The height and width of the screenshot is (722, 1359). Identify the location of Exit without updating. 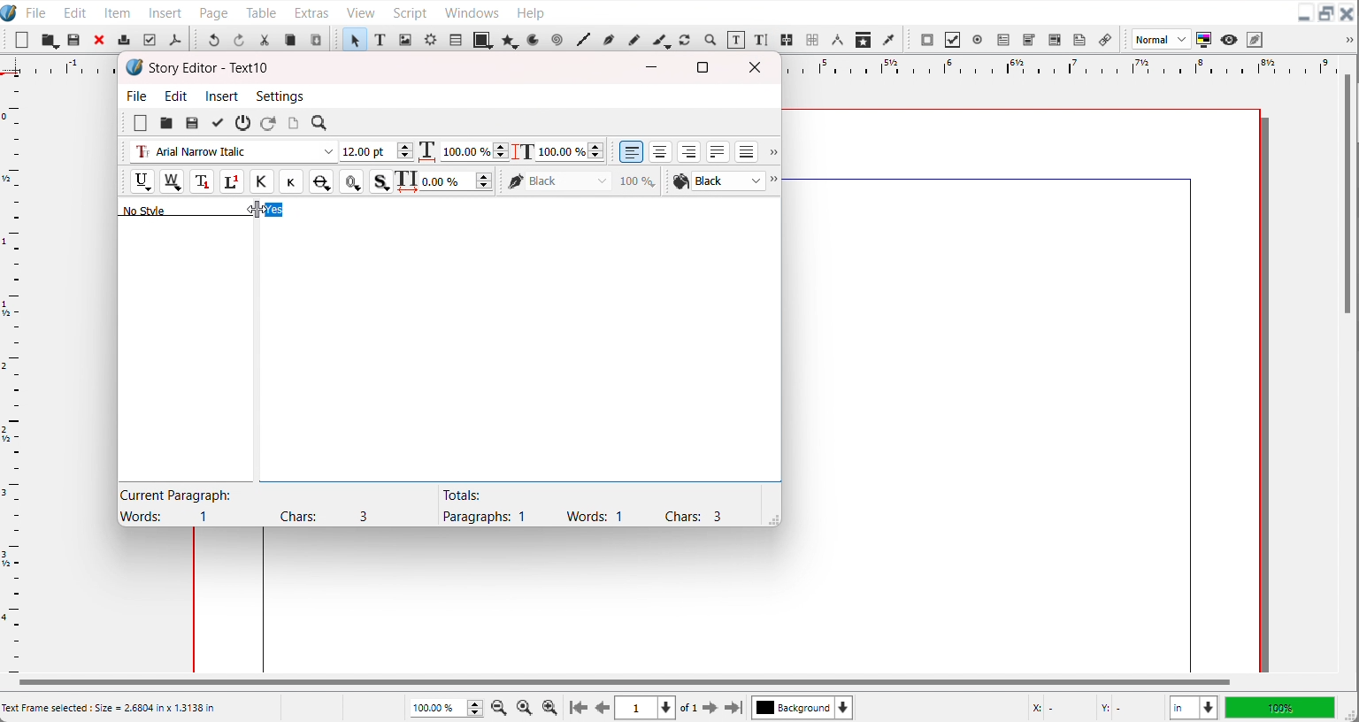
(243, 123).